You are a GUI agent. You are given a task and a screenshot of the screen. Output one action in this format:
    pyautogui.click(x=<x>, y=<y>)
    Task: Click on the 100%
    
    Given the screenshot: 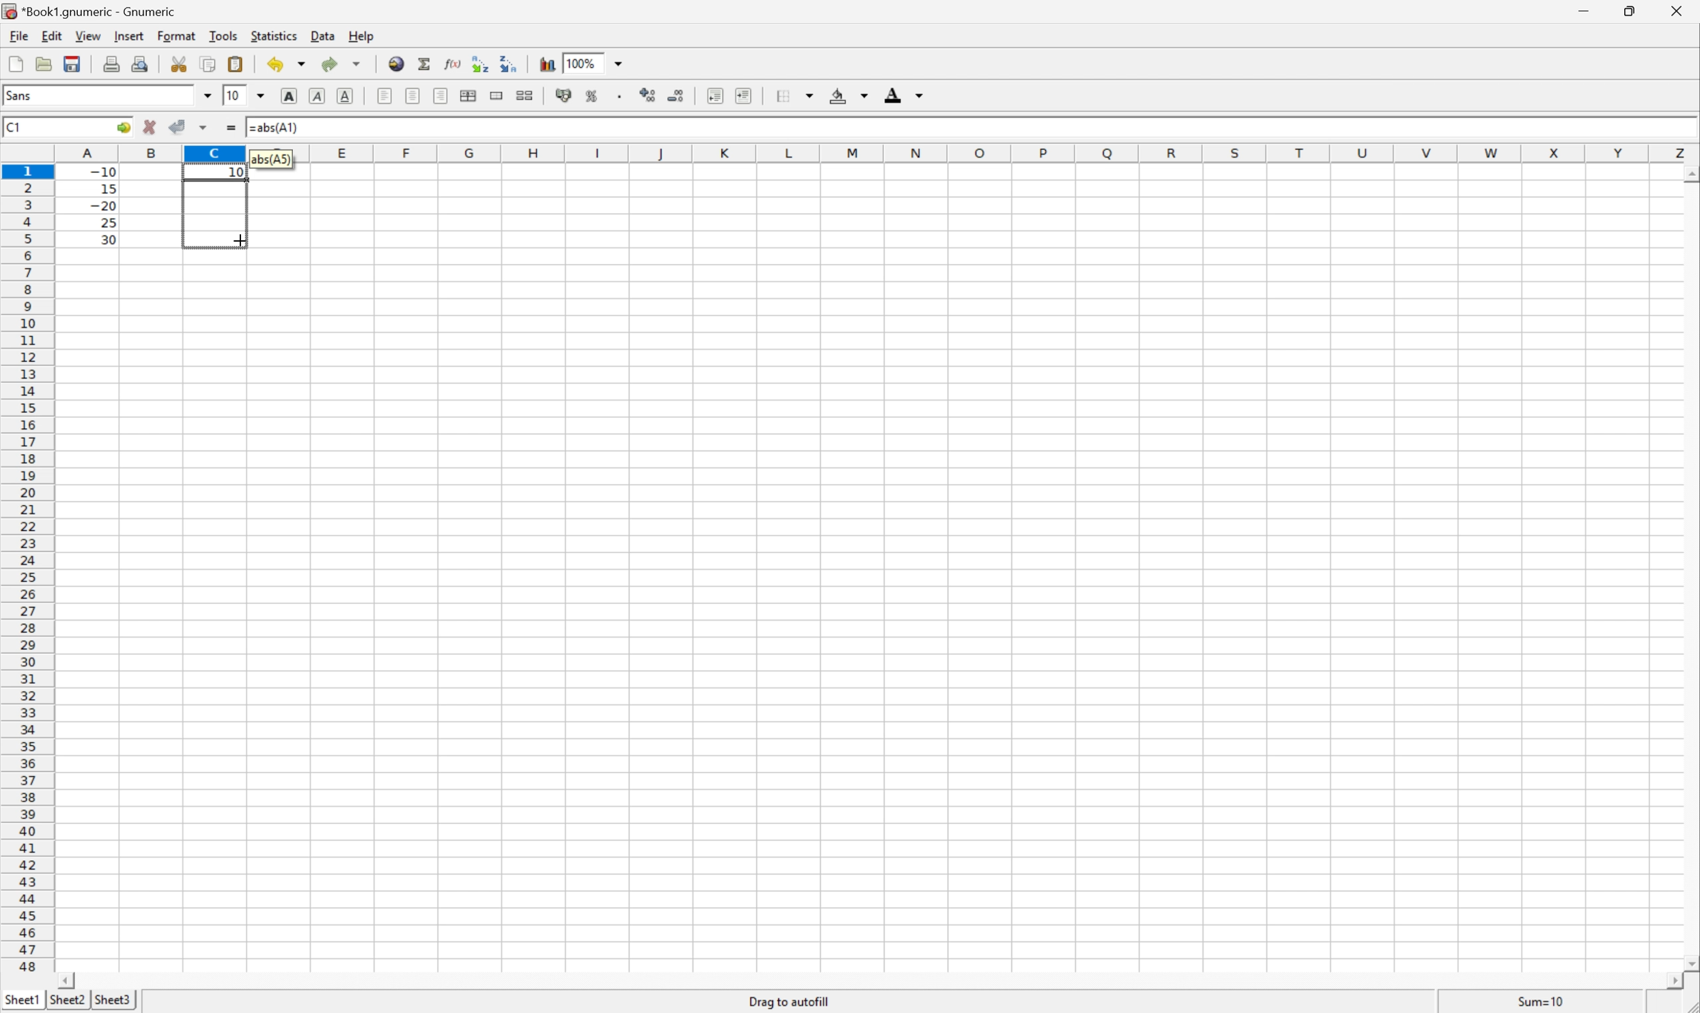 What is the action you would take?
    pyautogui.click(x=584, y=62)
    